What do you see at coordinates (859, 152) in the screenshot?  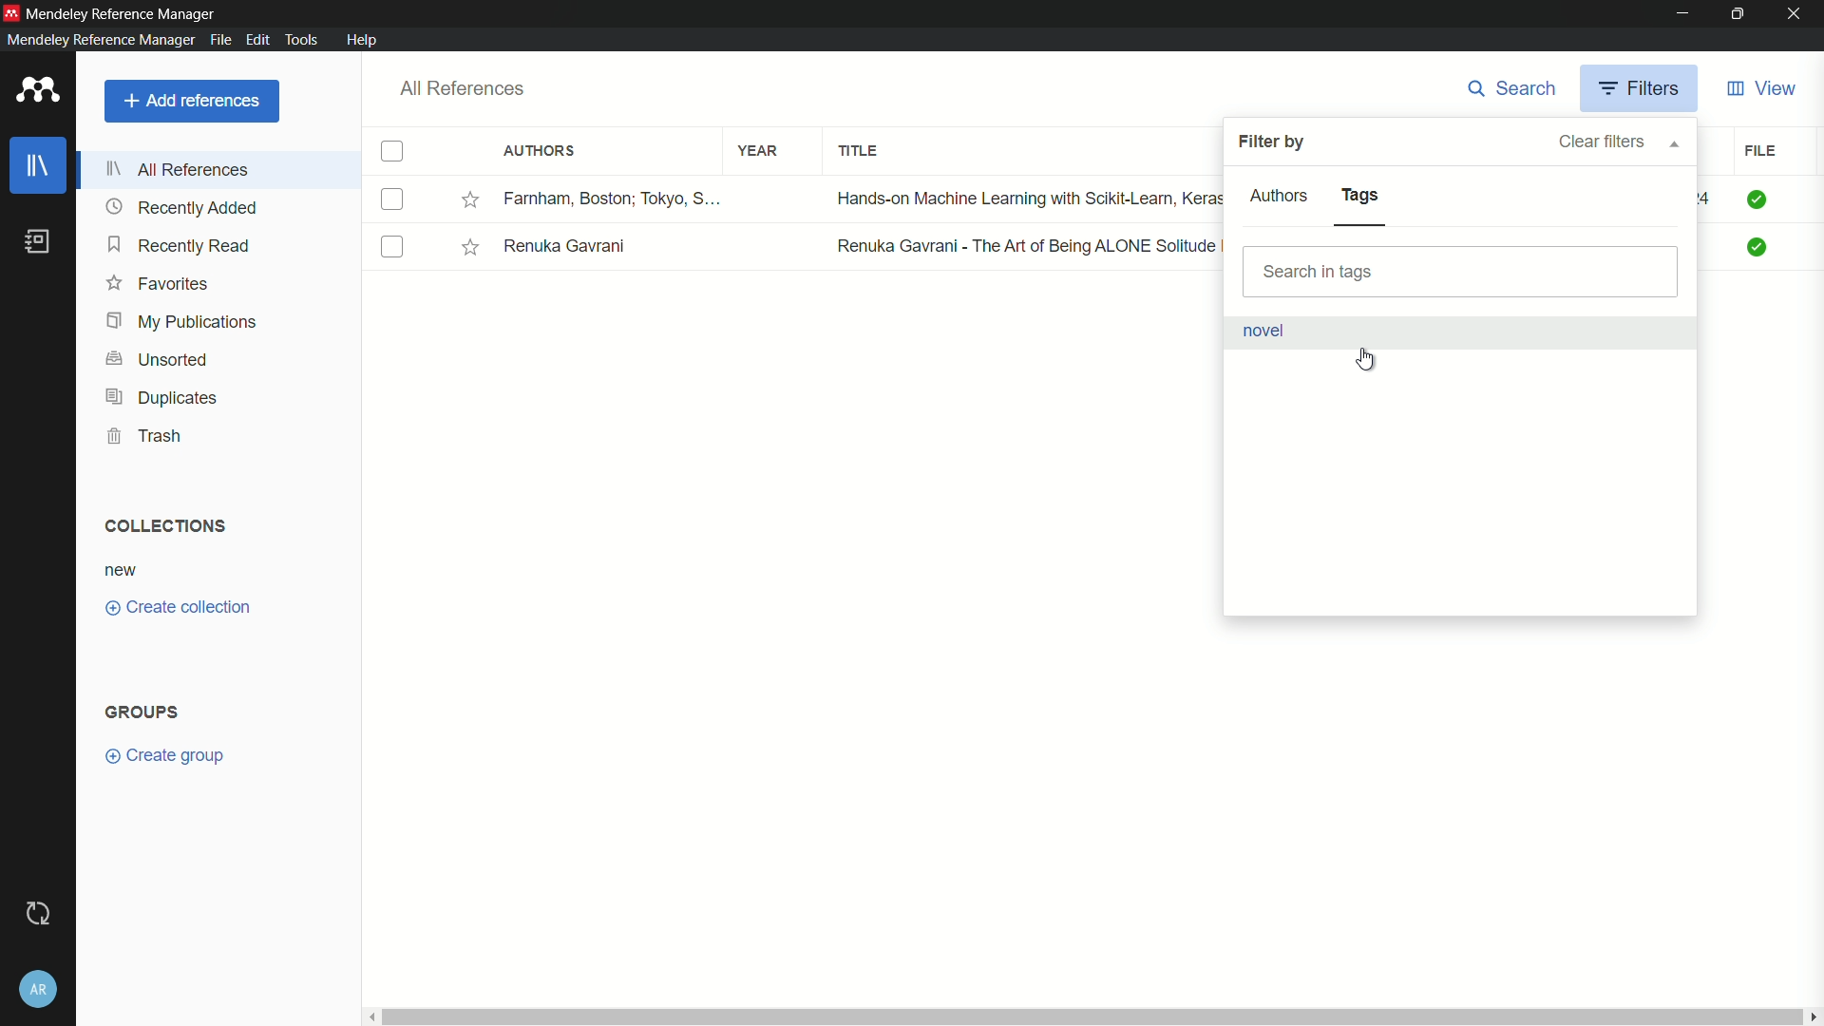 I see `title` at bounding box center [859, 152].